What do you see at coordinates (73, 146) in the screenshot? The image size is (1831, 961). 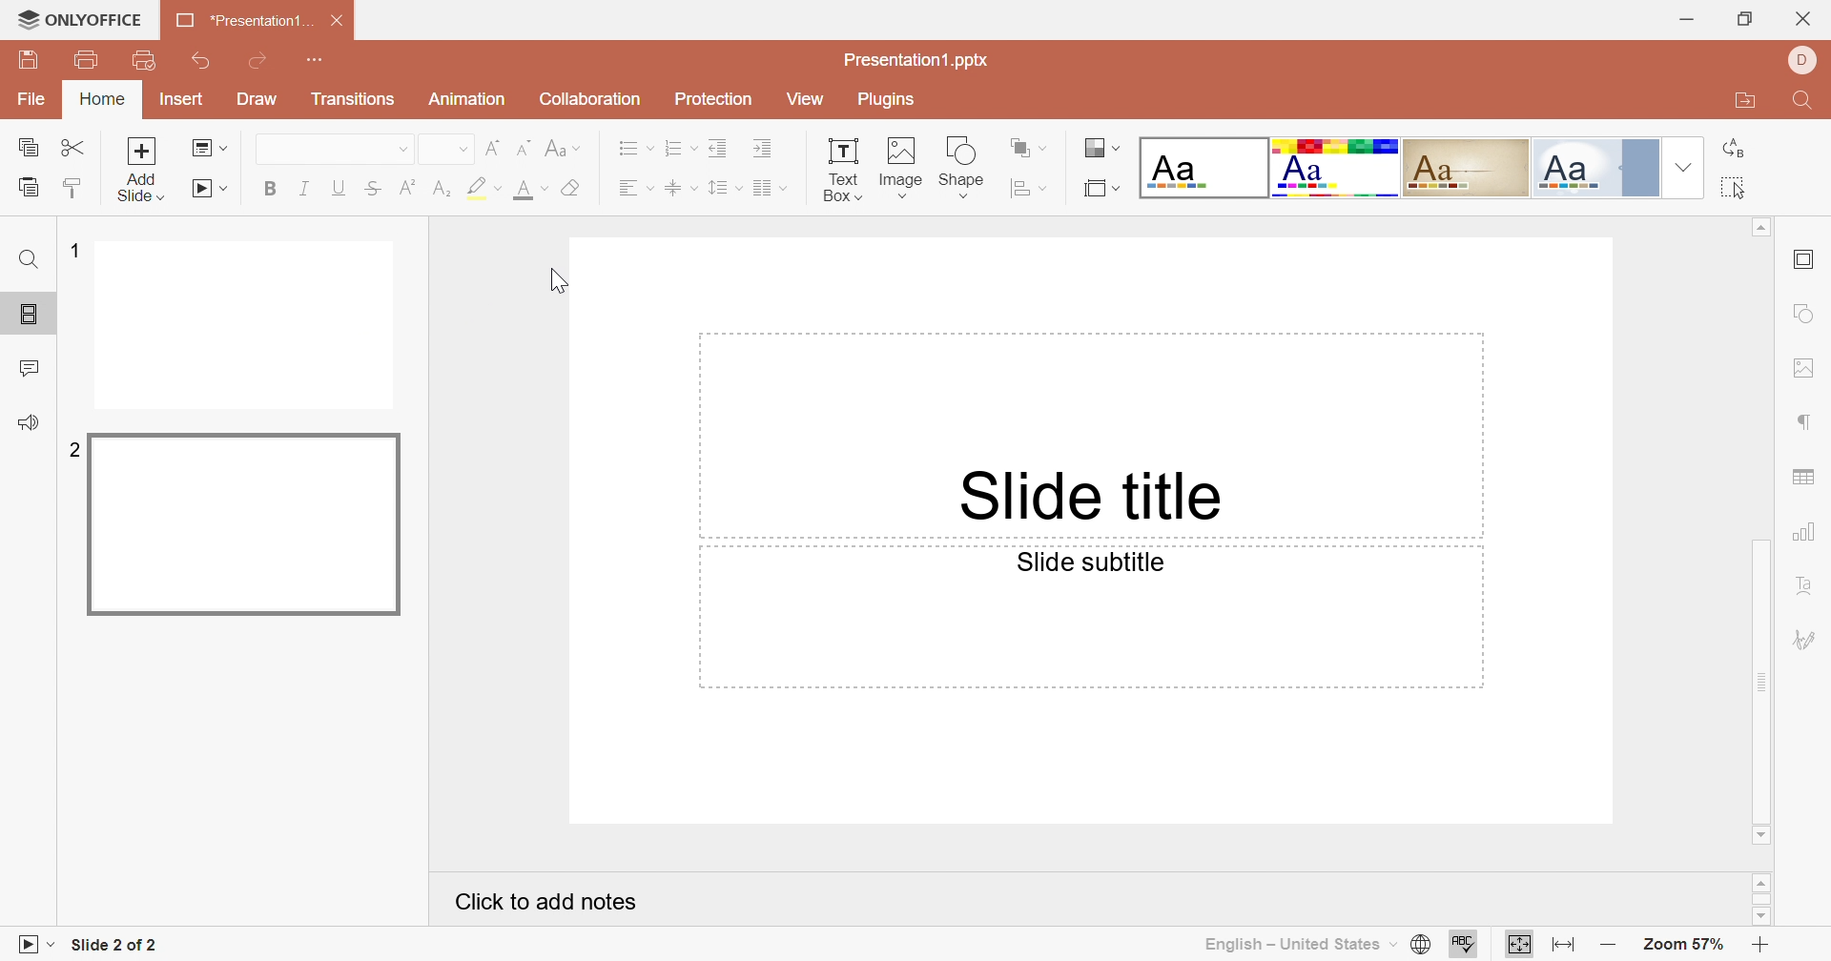 I see `Cut` at bounding box center [73, 146].